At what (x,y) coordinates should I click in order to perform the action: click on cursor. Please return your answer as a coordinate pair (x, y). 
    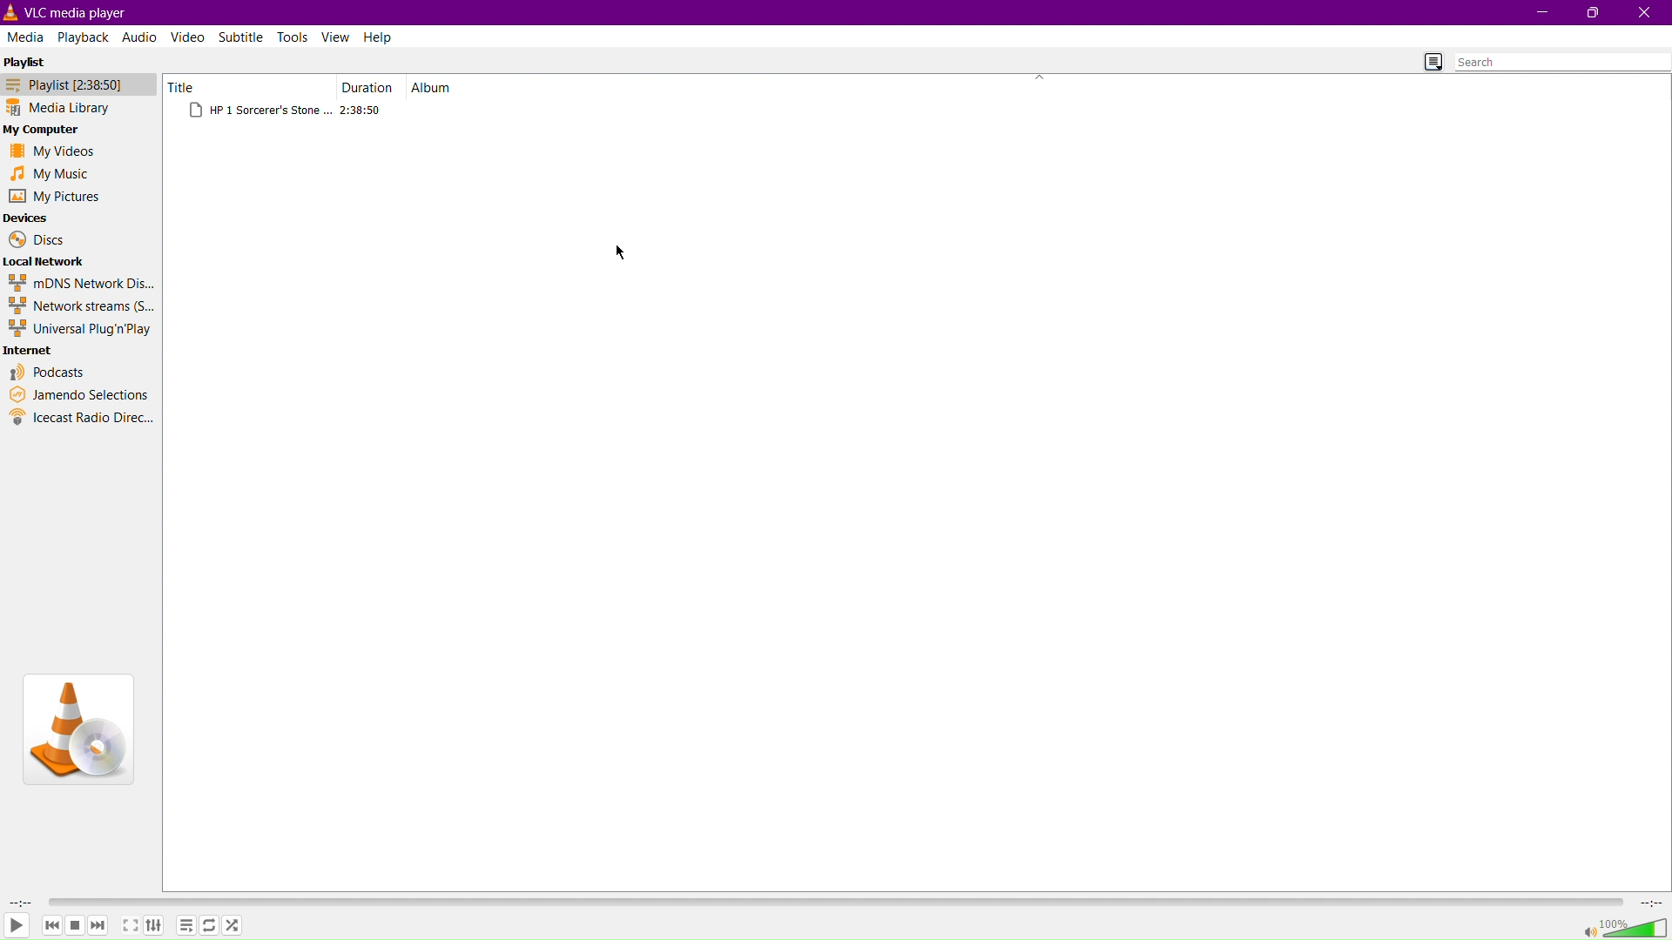
    Looking at the image, I should click on (622, 250).